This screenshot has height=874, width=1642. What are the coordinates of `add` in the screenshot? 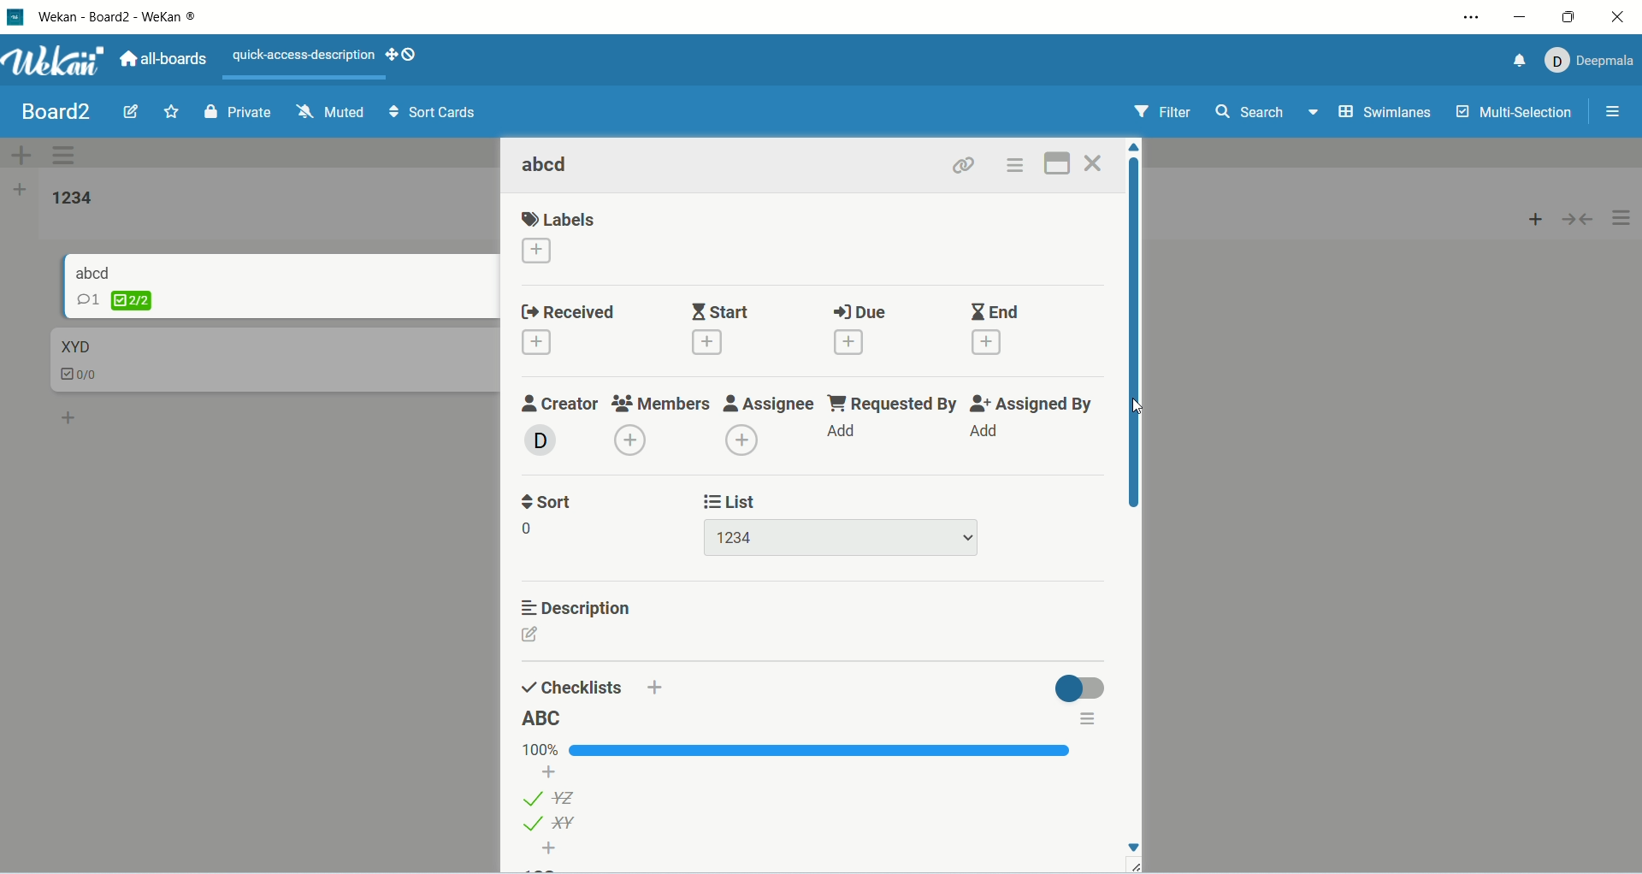 It's located at (630, 440).